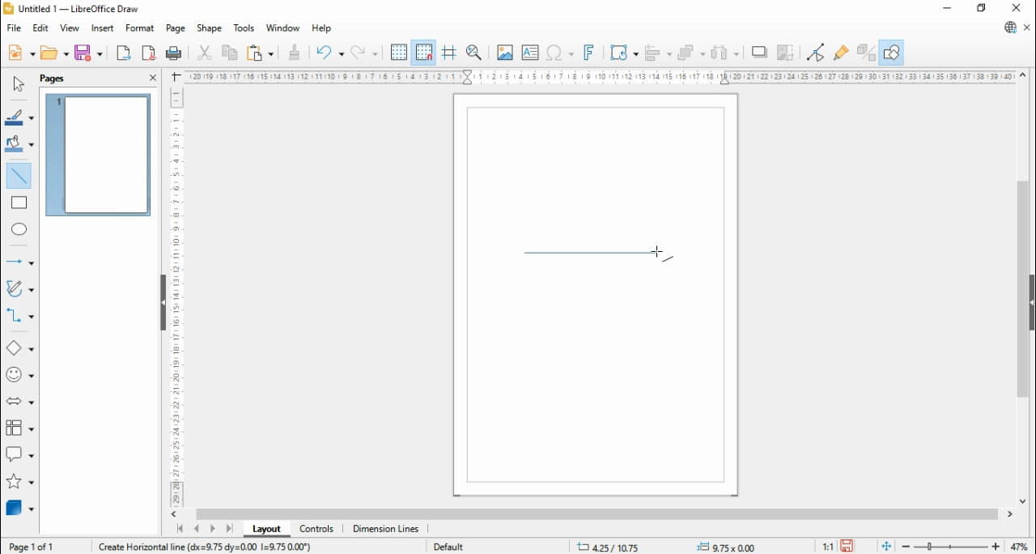 Image resolution: width=1036 pixels, height=554 pixels. I want to click on last page, so click(230, 528).